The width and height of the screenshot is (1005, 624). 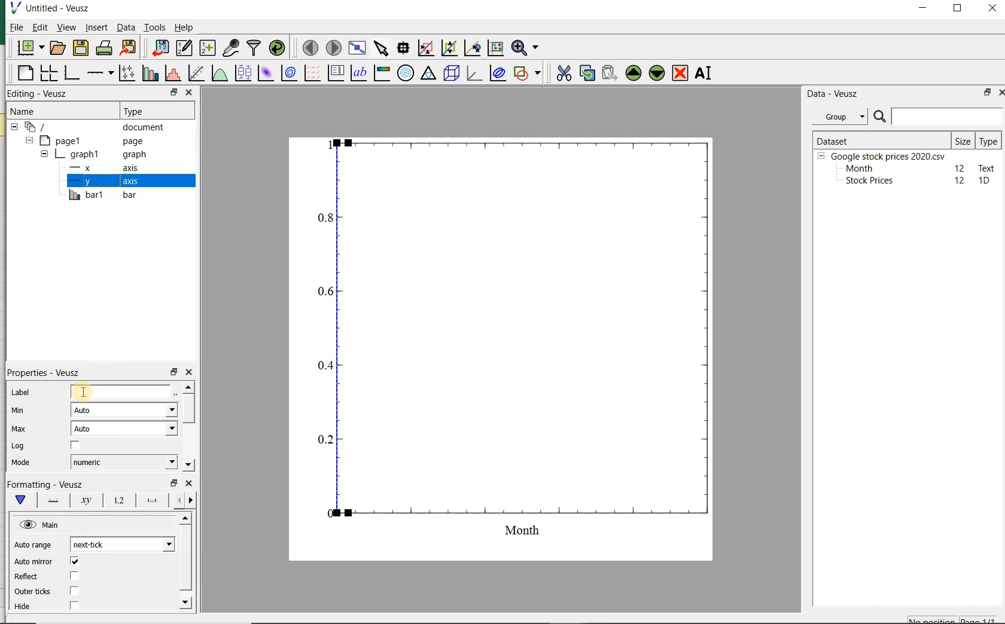 What do you see at coordinates (452, 74) in the screenshot?
I see `3d scene` at bounding box center [452, 74].